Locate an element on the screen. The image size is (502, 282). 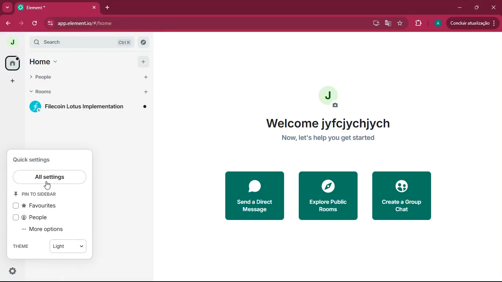
Light is located at coordinates (68, 247).